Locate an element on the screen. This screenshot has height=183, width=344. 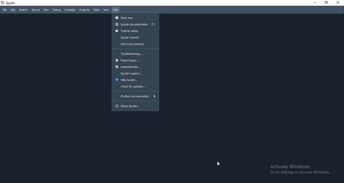
tutorial videos is located at coordinates (135, 31).